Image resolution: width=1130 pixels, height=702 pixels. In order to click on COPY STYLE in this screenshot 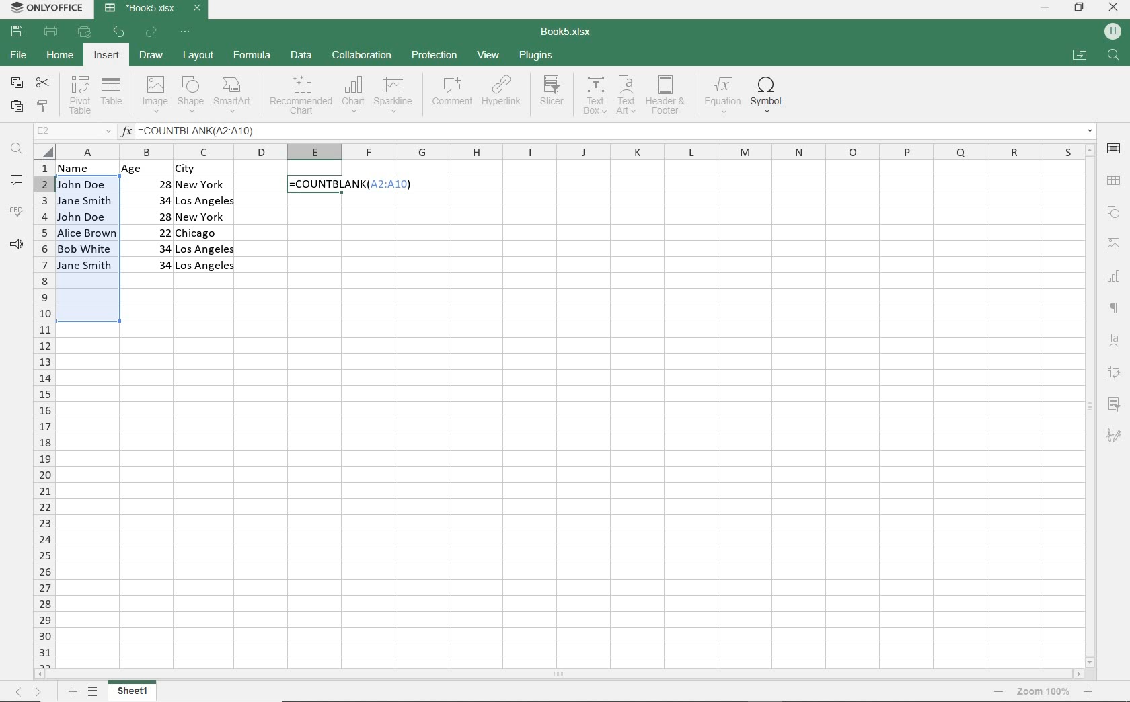, I will do `click(43, 107)`.